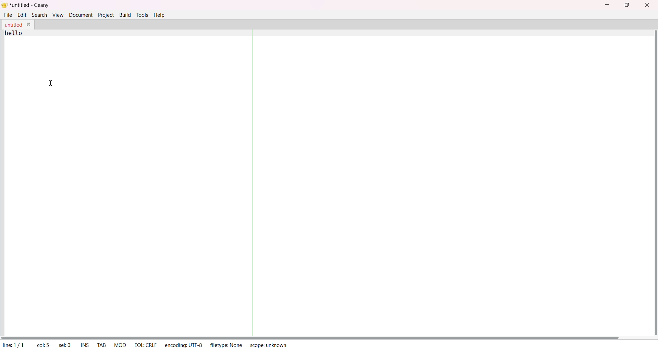 This screenshot has width=658, height=349. What do you see at coordinates (102, 344) in the screenshot?
I see `tab` at bounding box center [102, 344].